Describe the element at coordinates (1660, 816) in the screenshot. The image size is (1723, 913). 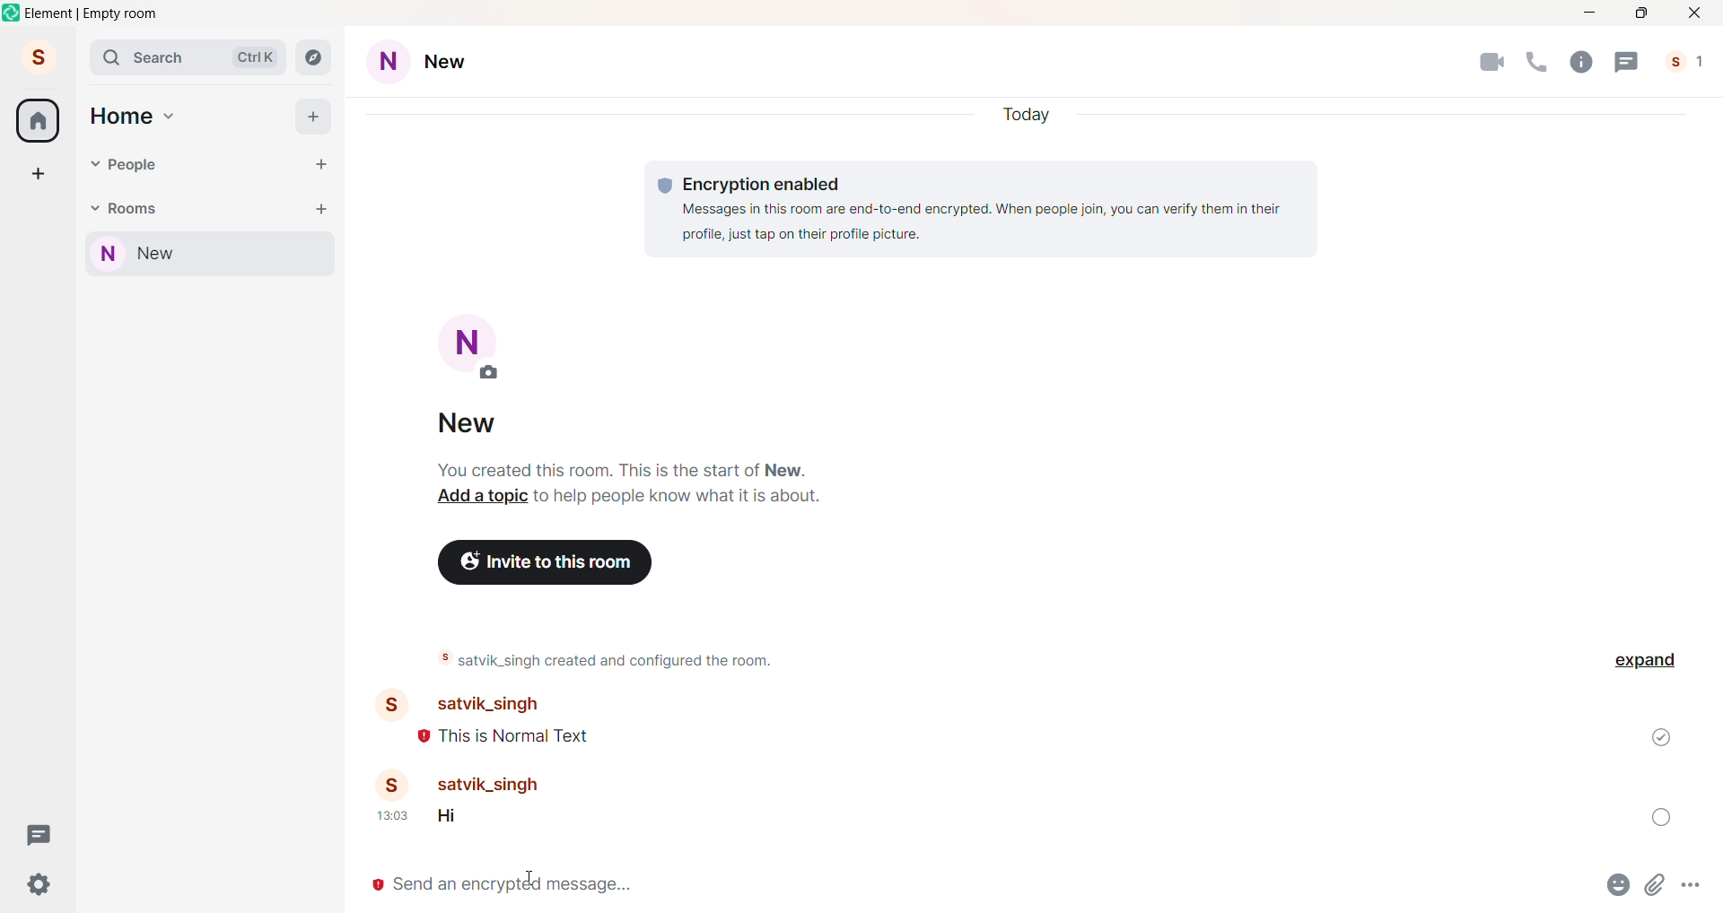
I see `Message sent` at that location.